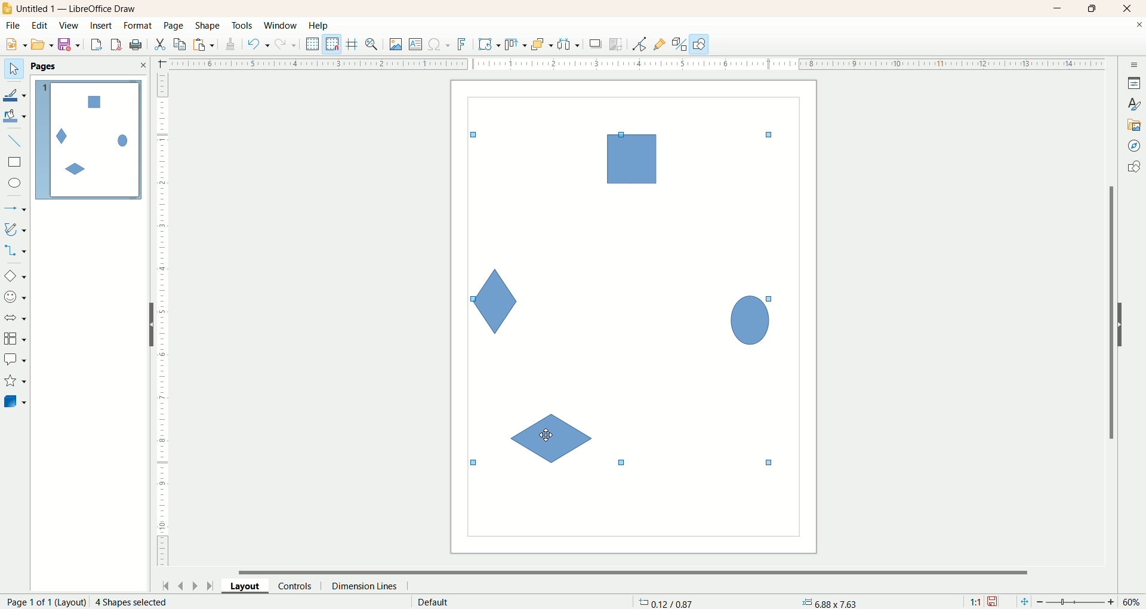 This screenshot has height=609, width=1146. I want to click on lines and arrows, so click(16, 209).